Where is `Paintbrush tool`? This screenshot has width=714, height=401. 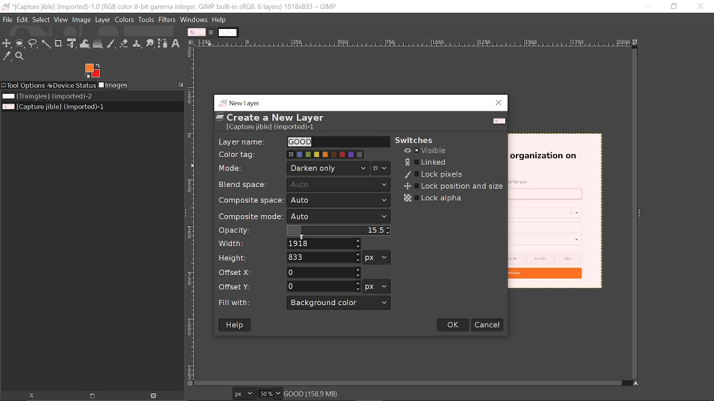 Paintbrush tool is located at coordinates (111, 44).